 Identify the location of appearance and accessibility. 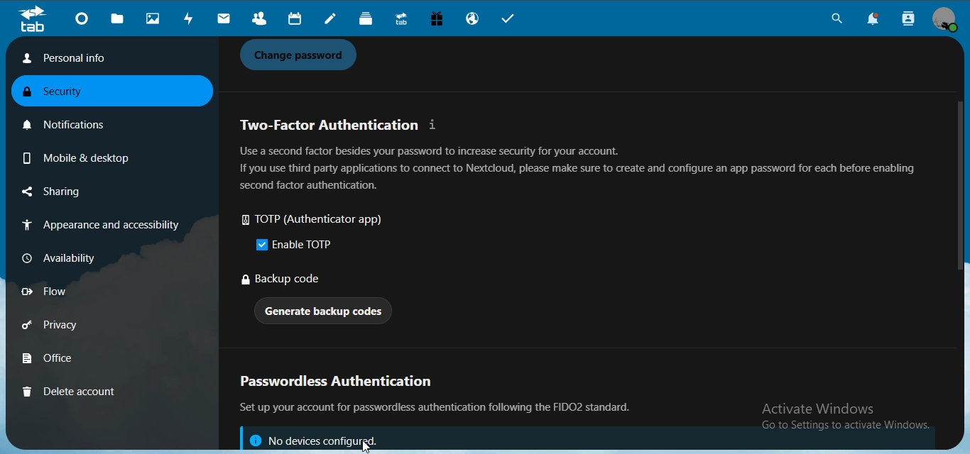
(98, 226).